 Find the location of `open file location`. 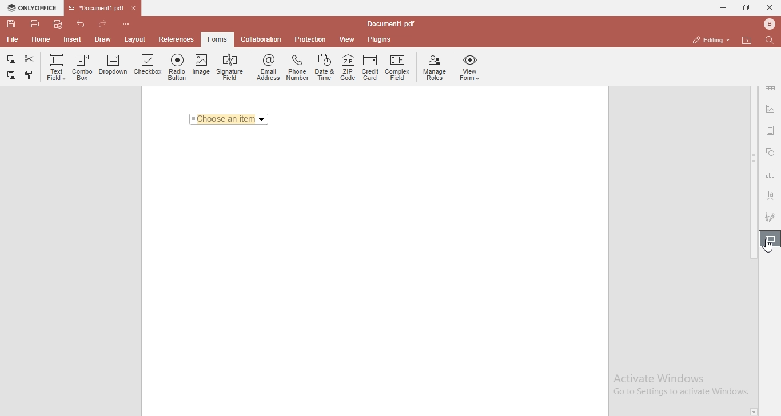

open file location is located at coordinates (748, 40).